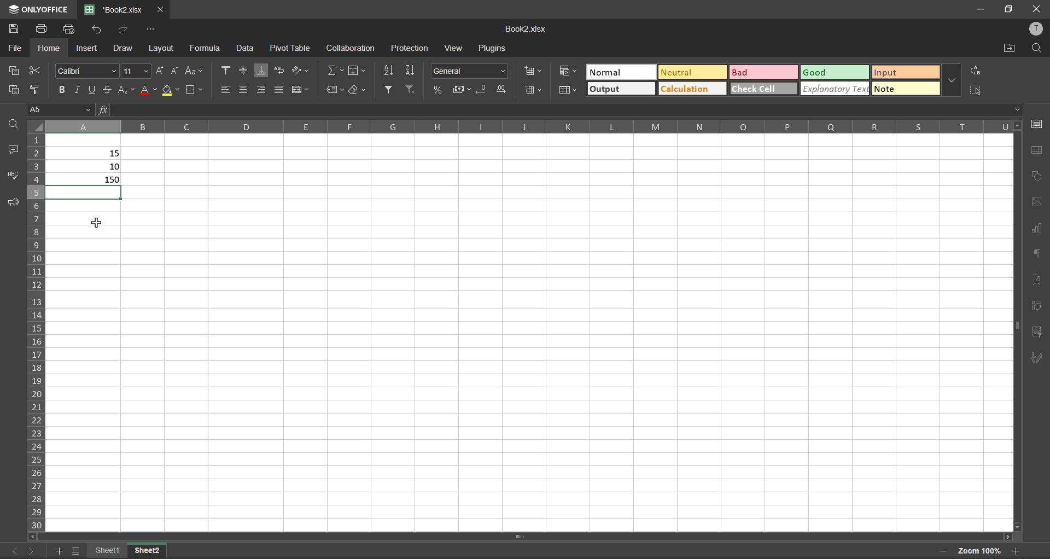 The width and height of the screenshot is (1050, 559). Describe the element at coordinates (529, 30) in the screenshot. I see `book2.xlsx` at that location.